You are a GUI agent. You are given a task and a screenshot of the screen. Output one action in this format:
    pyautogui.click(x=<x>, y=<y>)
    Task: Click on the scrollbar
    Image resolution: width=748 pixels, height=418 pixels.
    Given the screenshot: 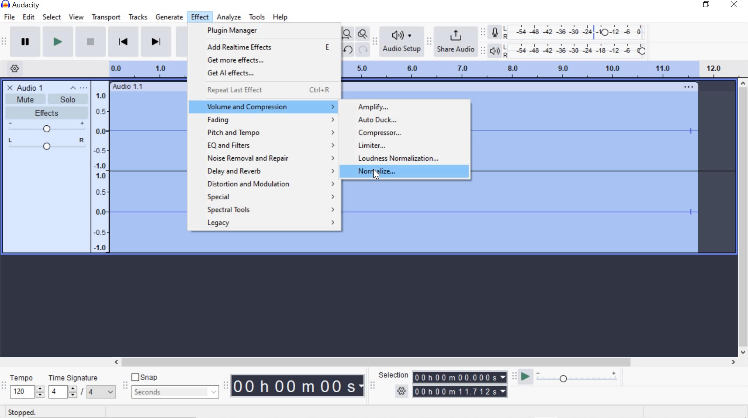 What is the action you would take?
    pyautogui.click(x=743, y=218)
    